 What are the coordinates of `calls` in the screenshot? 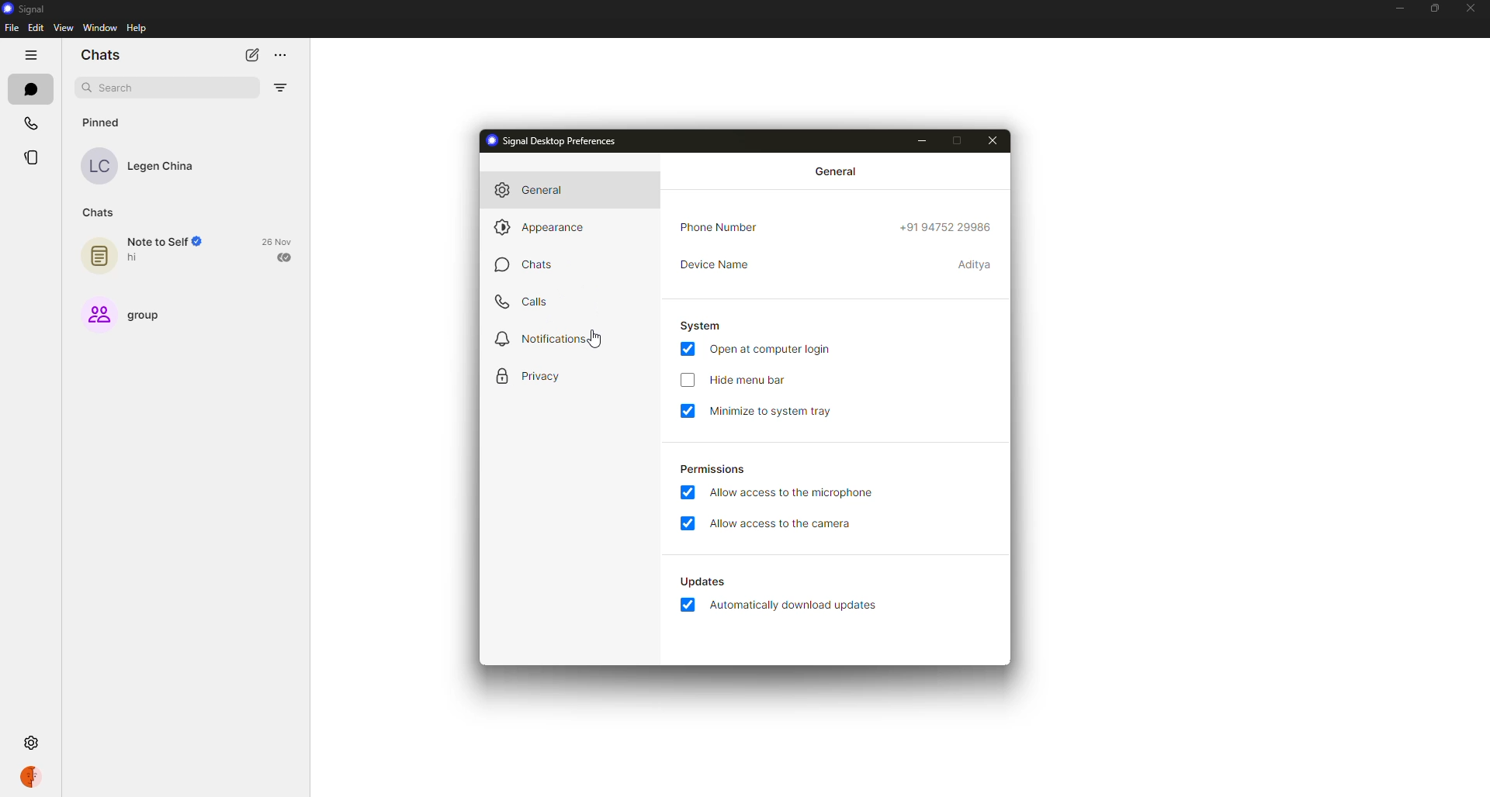 It's located at (524, 301).